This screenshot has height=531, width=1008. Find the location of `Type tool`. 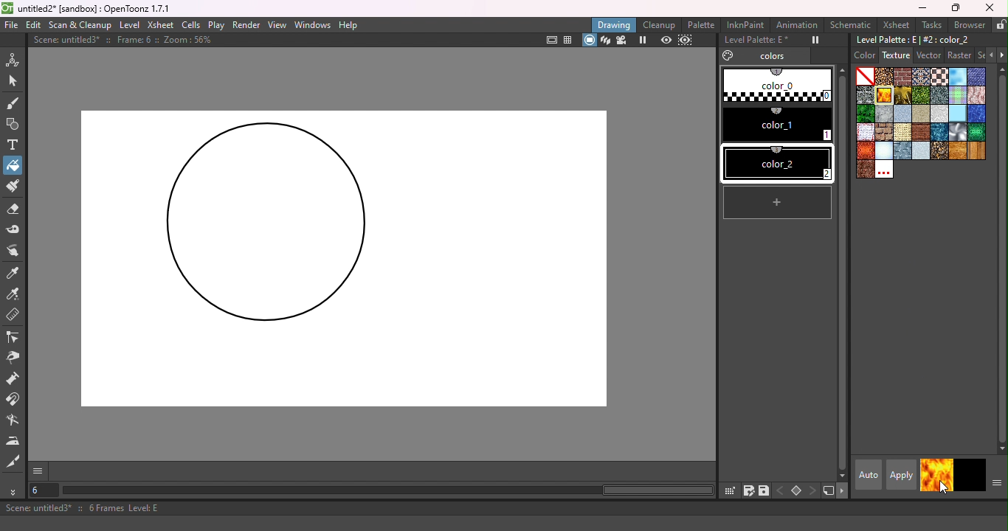

Type tool is located at coordinates (16, 145).